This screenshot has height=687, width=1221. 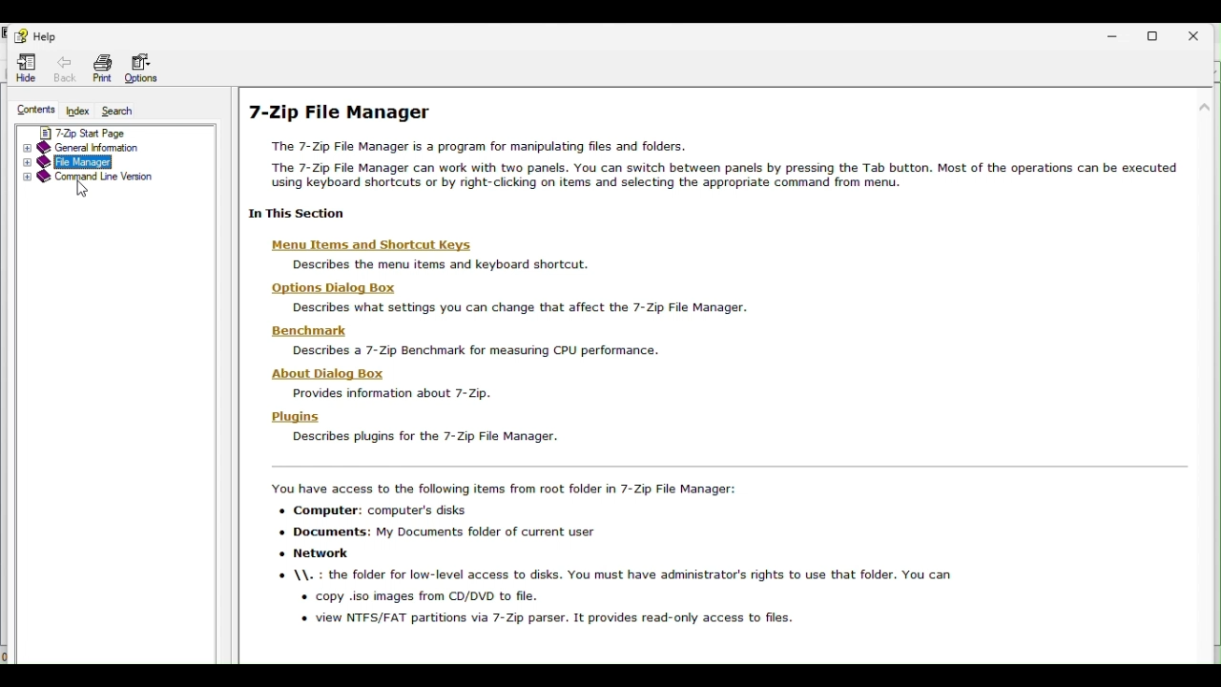 I want to click on Benchmark, so click(x=310, y=329).